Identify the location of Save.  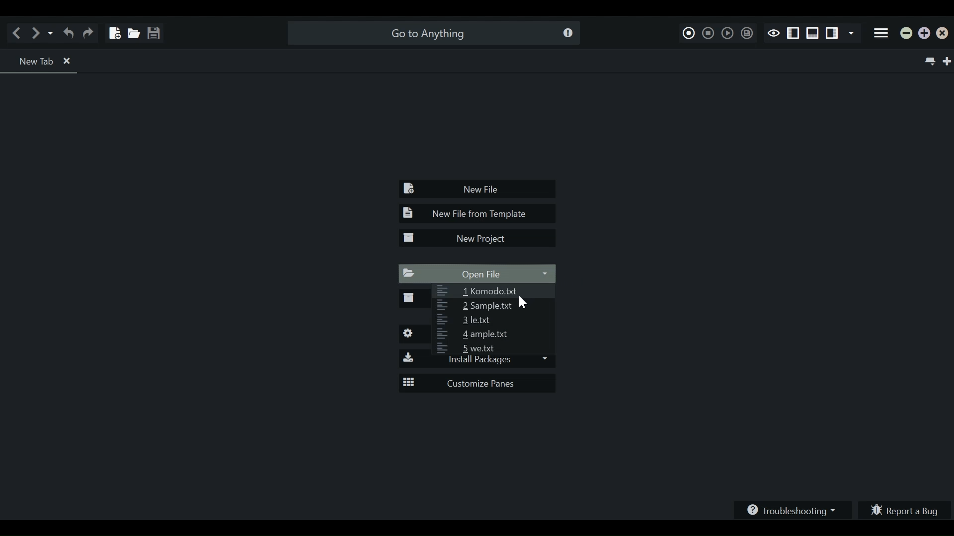
(153, 30).